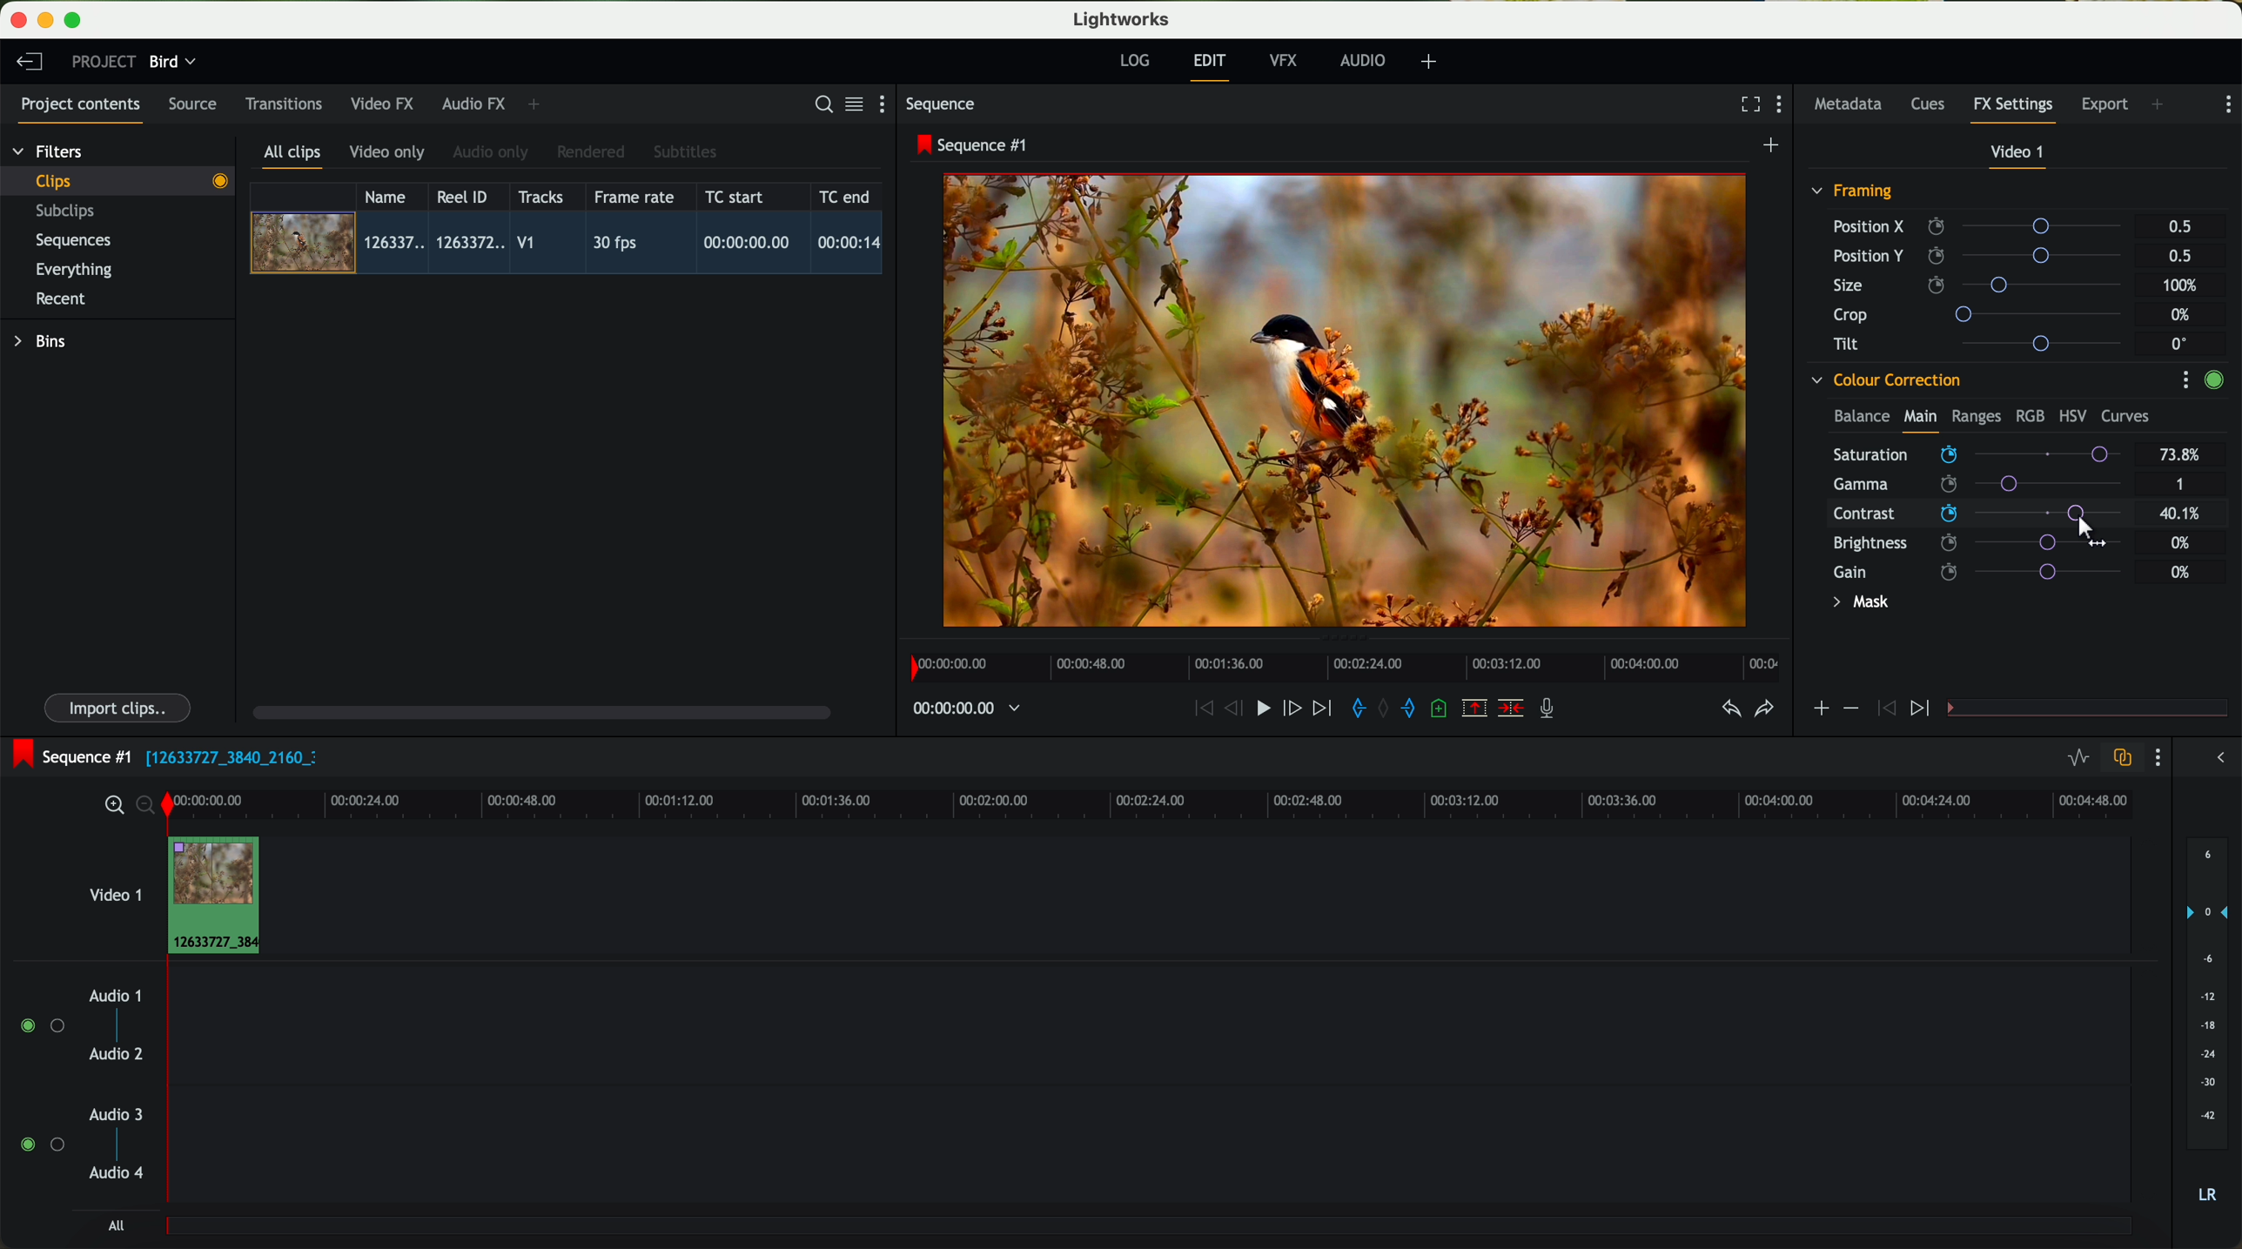  Describe the element at coordinates (1363, 60) in the screenshot. I see `audio` at that location.